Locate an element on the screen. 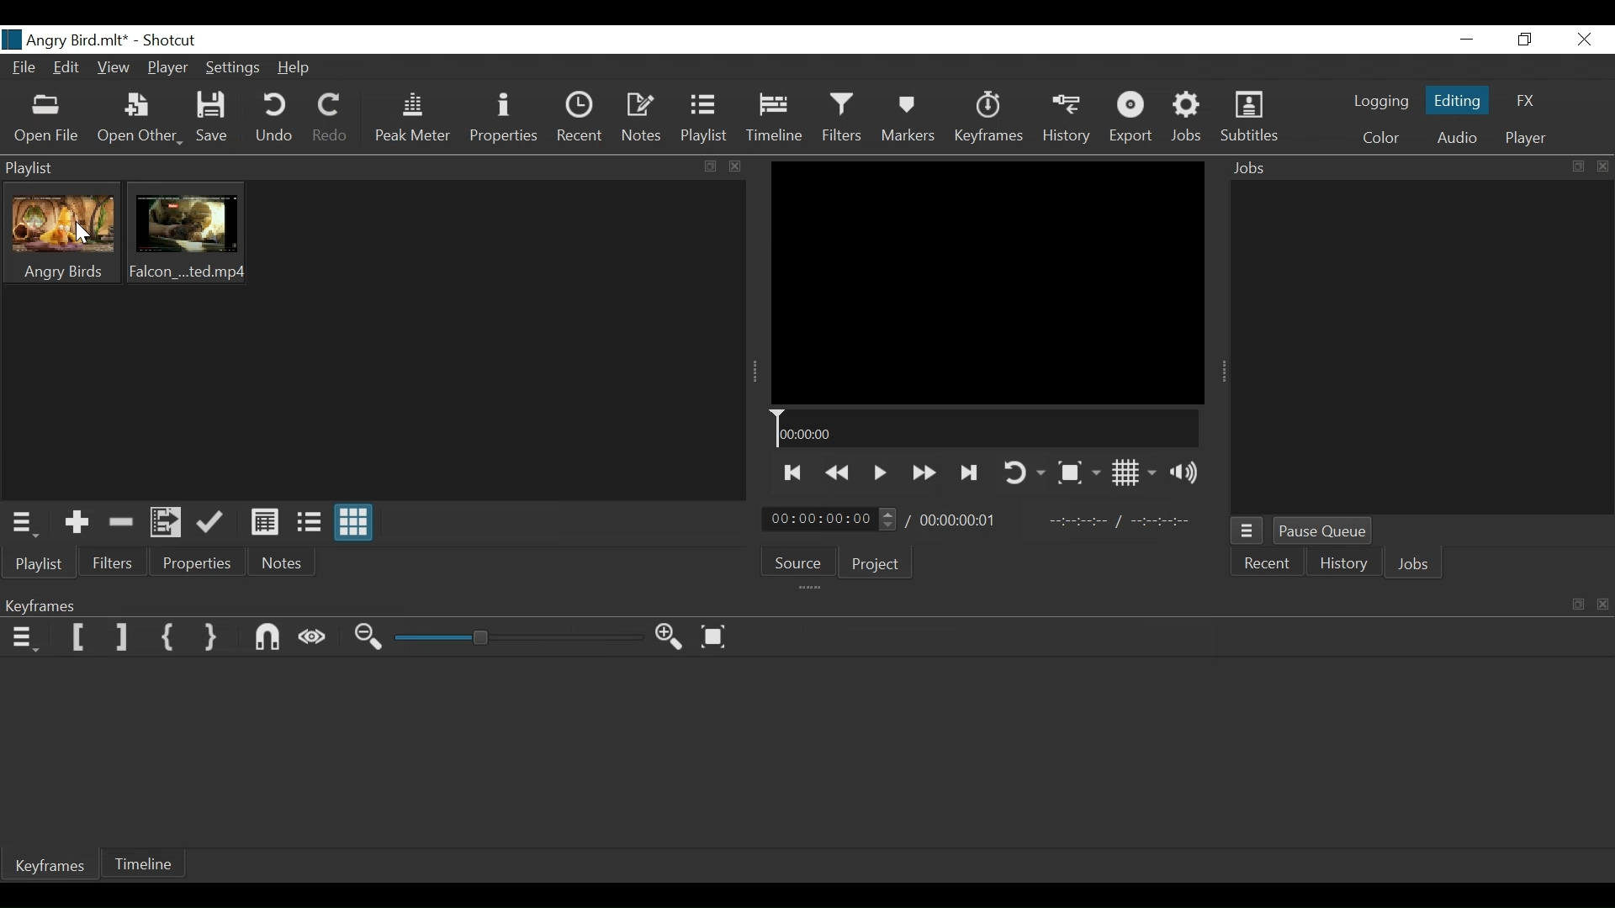 This screenshot has height=908, width=1615. Jobs Panel is located at coordinates (1425, 348).